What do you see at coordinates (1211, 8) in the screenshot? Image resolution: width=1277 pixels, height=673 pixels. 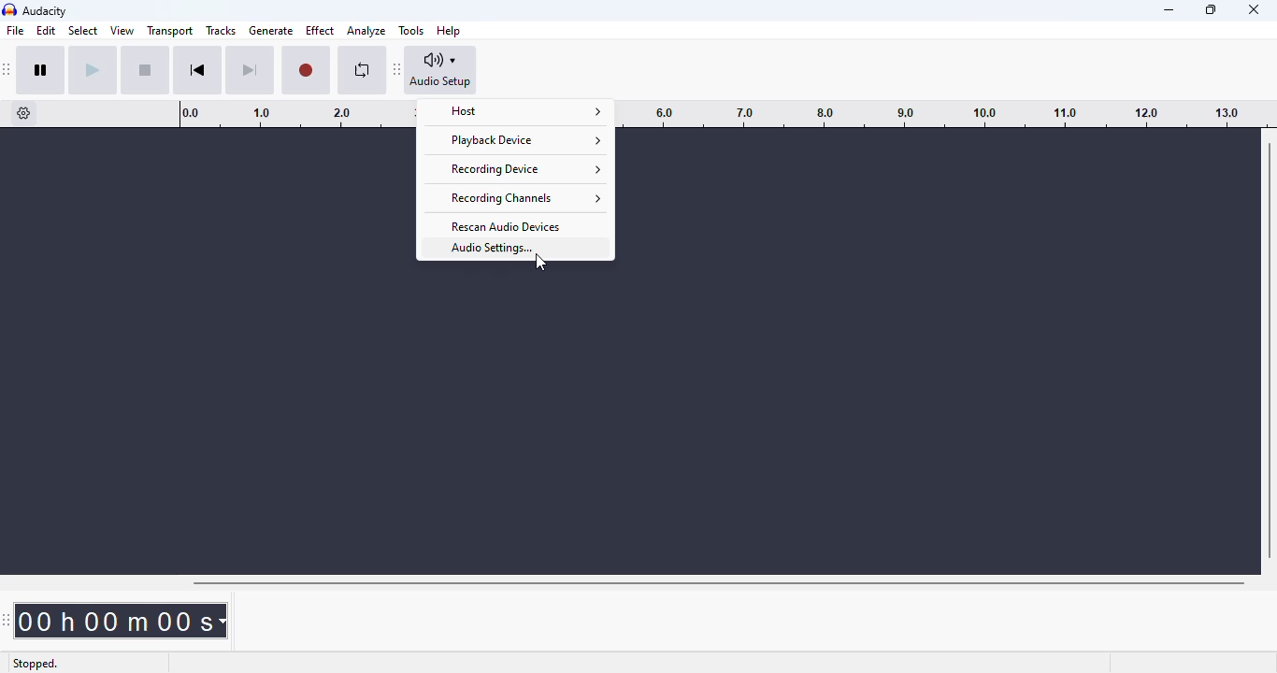 I see `maximize` at bounding box center [1211, 8].